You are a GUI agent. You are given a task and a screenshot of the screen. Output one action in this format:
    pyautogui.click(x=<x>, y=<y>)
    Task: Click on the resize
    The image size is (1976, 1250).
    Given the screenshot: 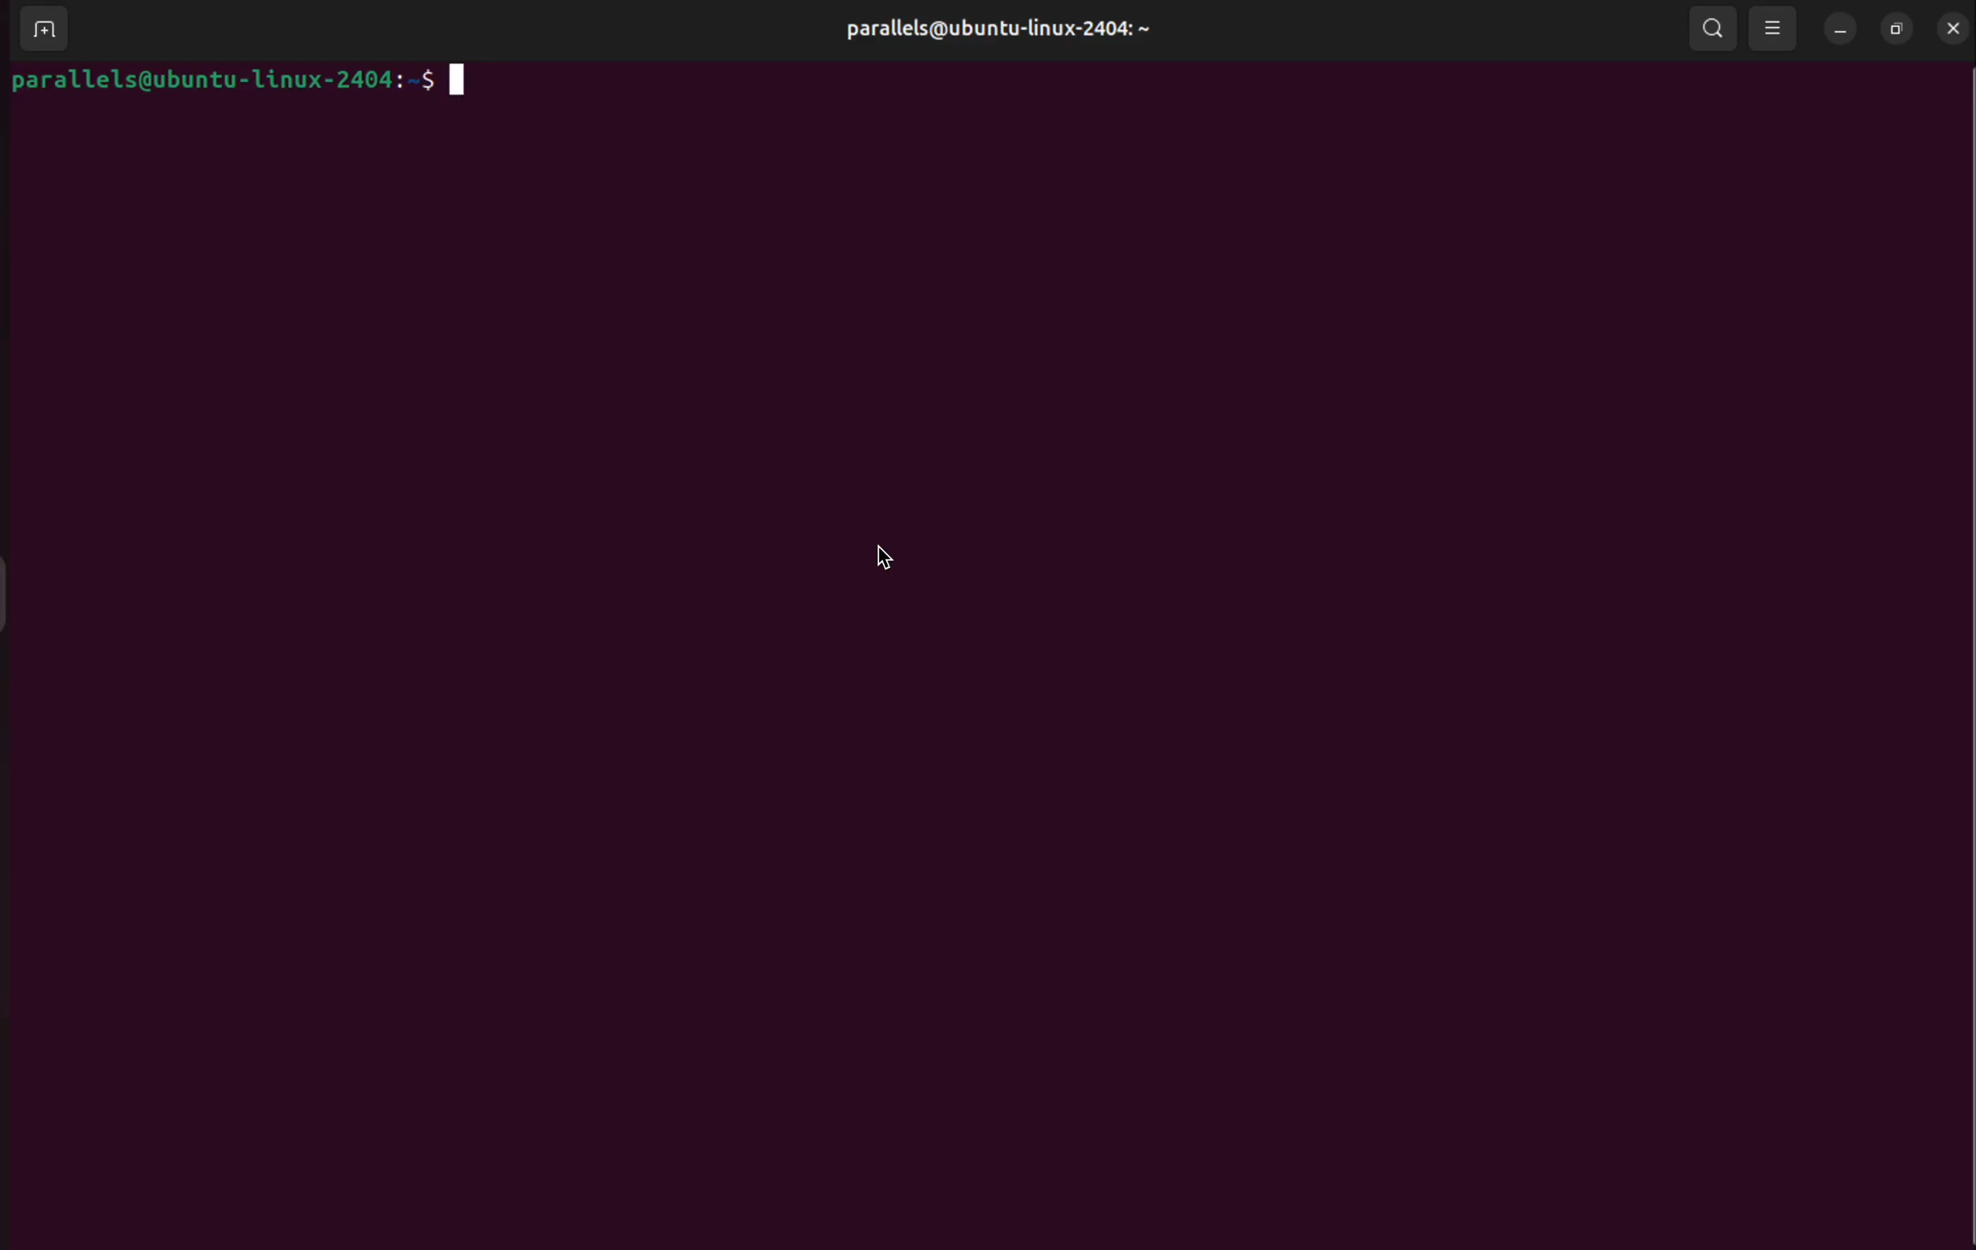 What is the action you would take?
    pyautogui.click(x=1894, y=31)
    